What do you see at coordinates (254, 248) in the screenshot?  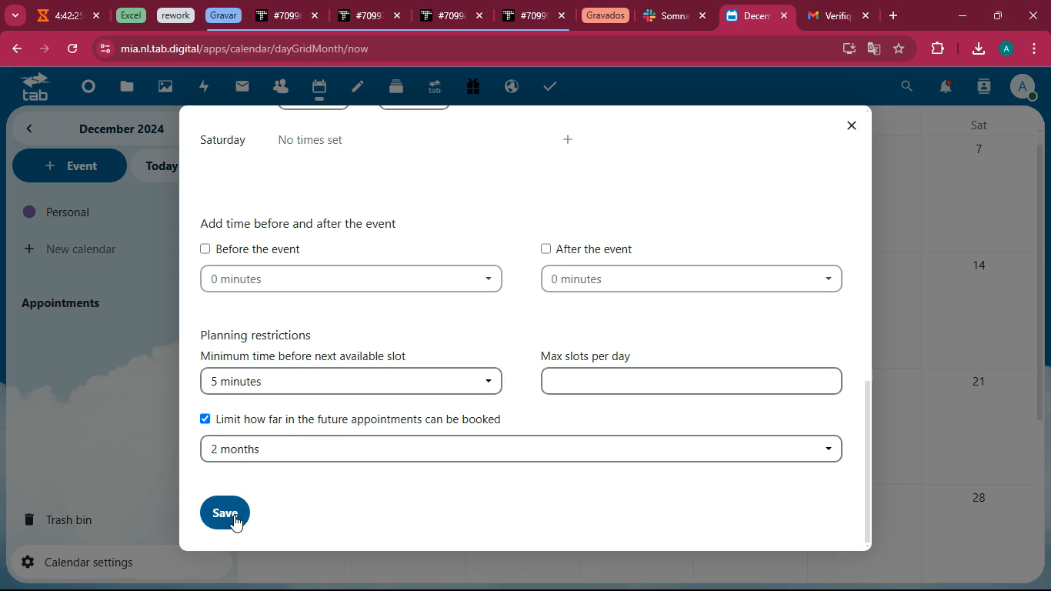 I see `before the event` at bounding box center [254, 248].